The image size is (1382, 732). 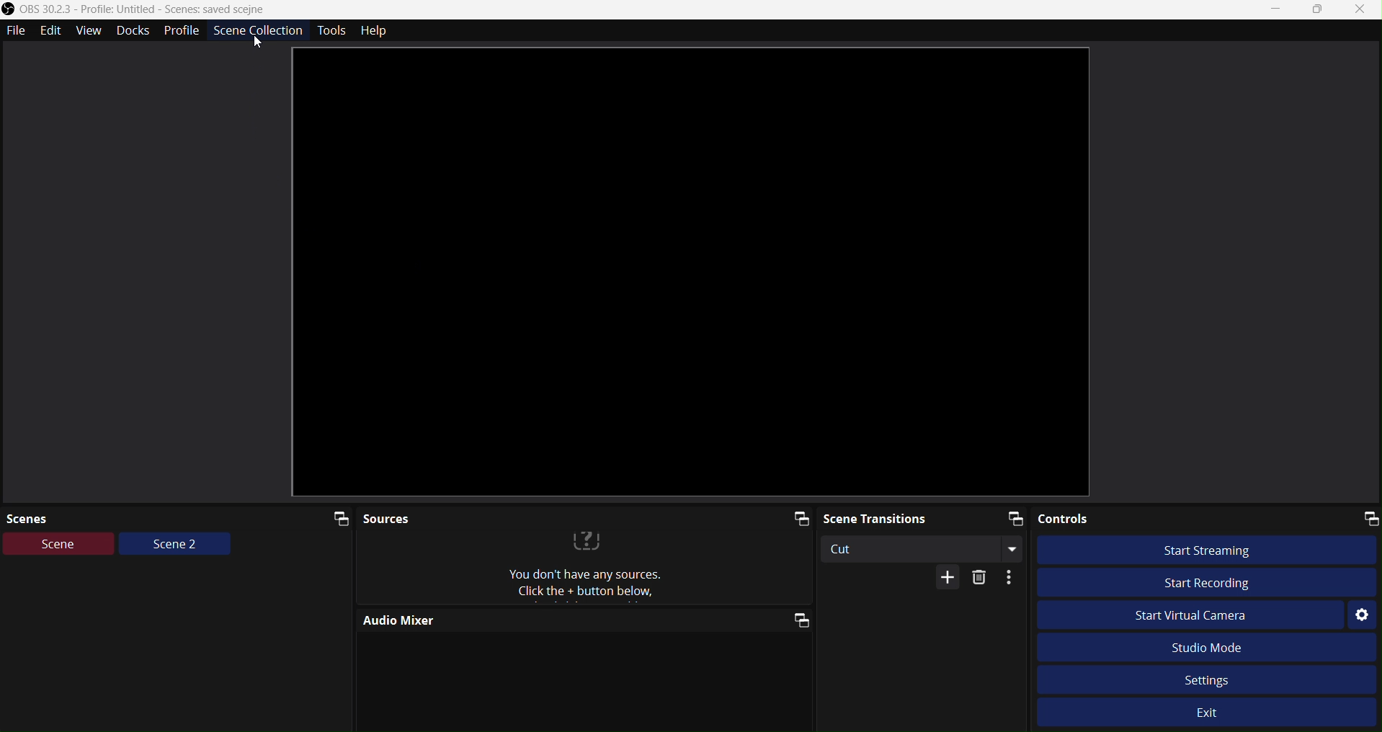 I want to click on Settings, so click(x=1210, y=680).